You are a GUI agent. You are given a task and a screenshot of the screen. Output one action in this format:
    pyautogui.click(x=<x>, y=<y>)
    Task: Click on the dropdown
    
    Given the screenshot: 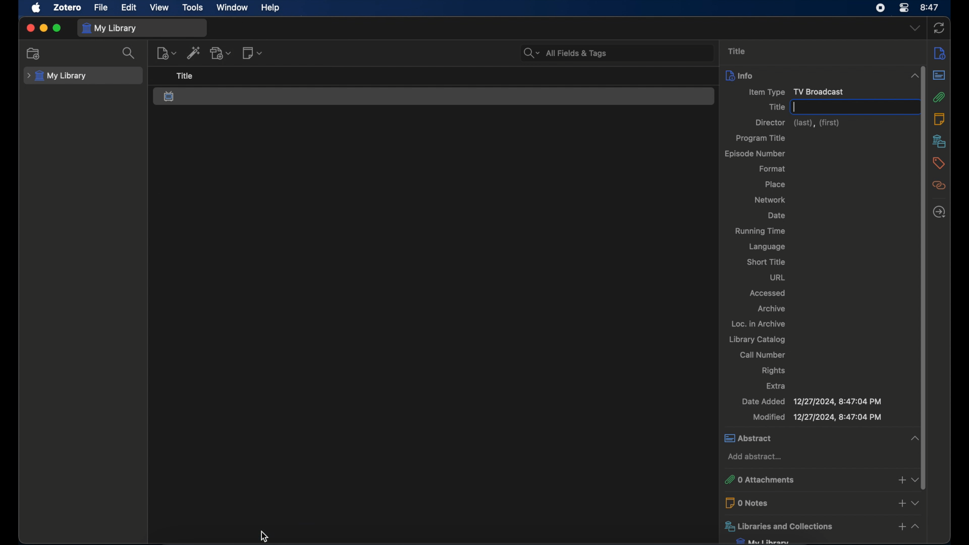 What is the action you would take?
    pyautogui.click(x=914, y=28)
    